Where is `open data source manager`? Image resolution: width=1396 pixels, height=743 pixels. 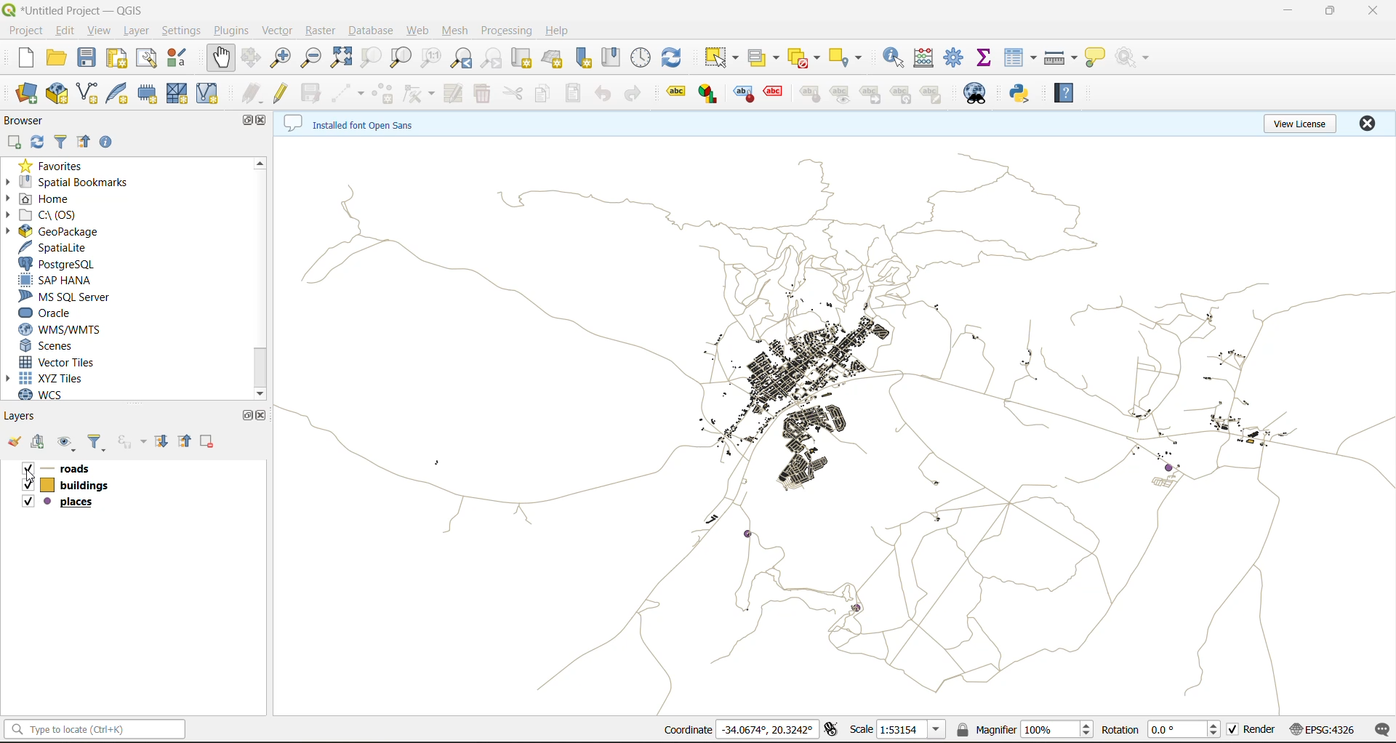
open data source manager is located at coordinates (28, 93).